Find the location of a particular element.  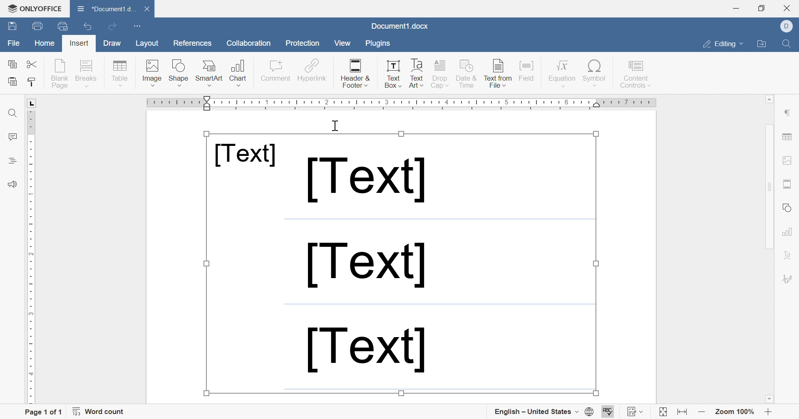

Redo is located at coordinates (113, 27).